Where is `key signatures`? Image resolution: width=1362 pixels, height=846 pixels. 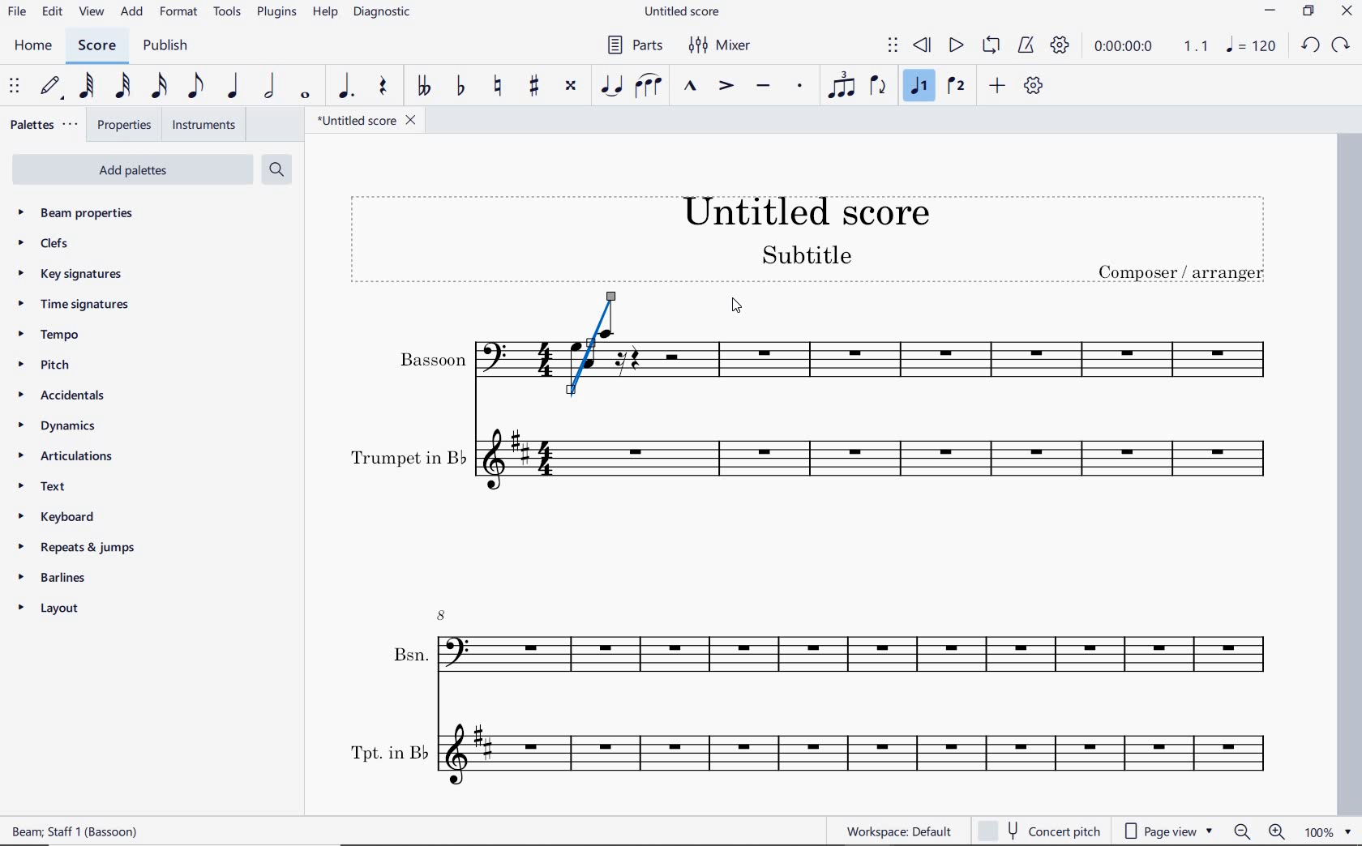 key signatures is located at coordinates (66, 275).